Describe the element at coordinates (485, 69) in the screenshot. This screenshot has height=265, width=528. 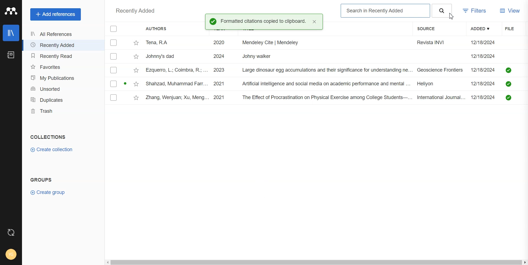
I see `12/18/2024` at that location.